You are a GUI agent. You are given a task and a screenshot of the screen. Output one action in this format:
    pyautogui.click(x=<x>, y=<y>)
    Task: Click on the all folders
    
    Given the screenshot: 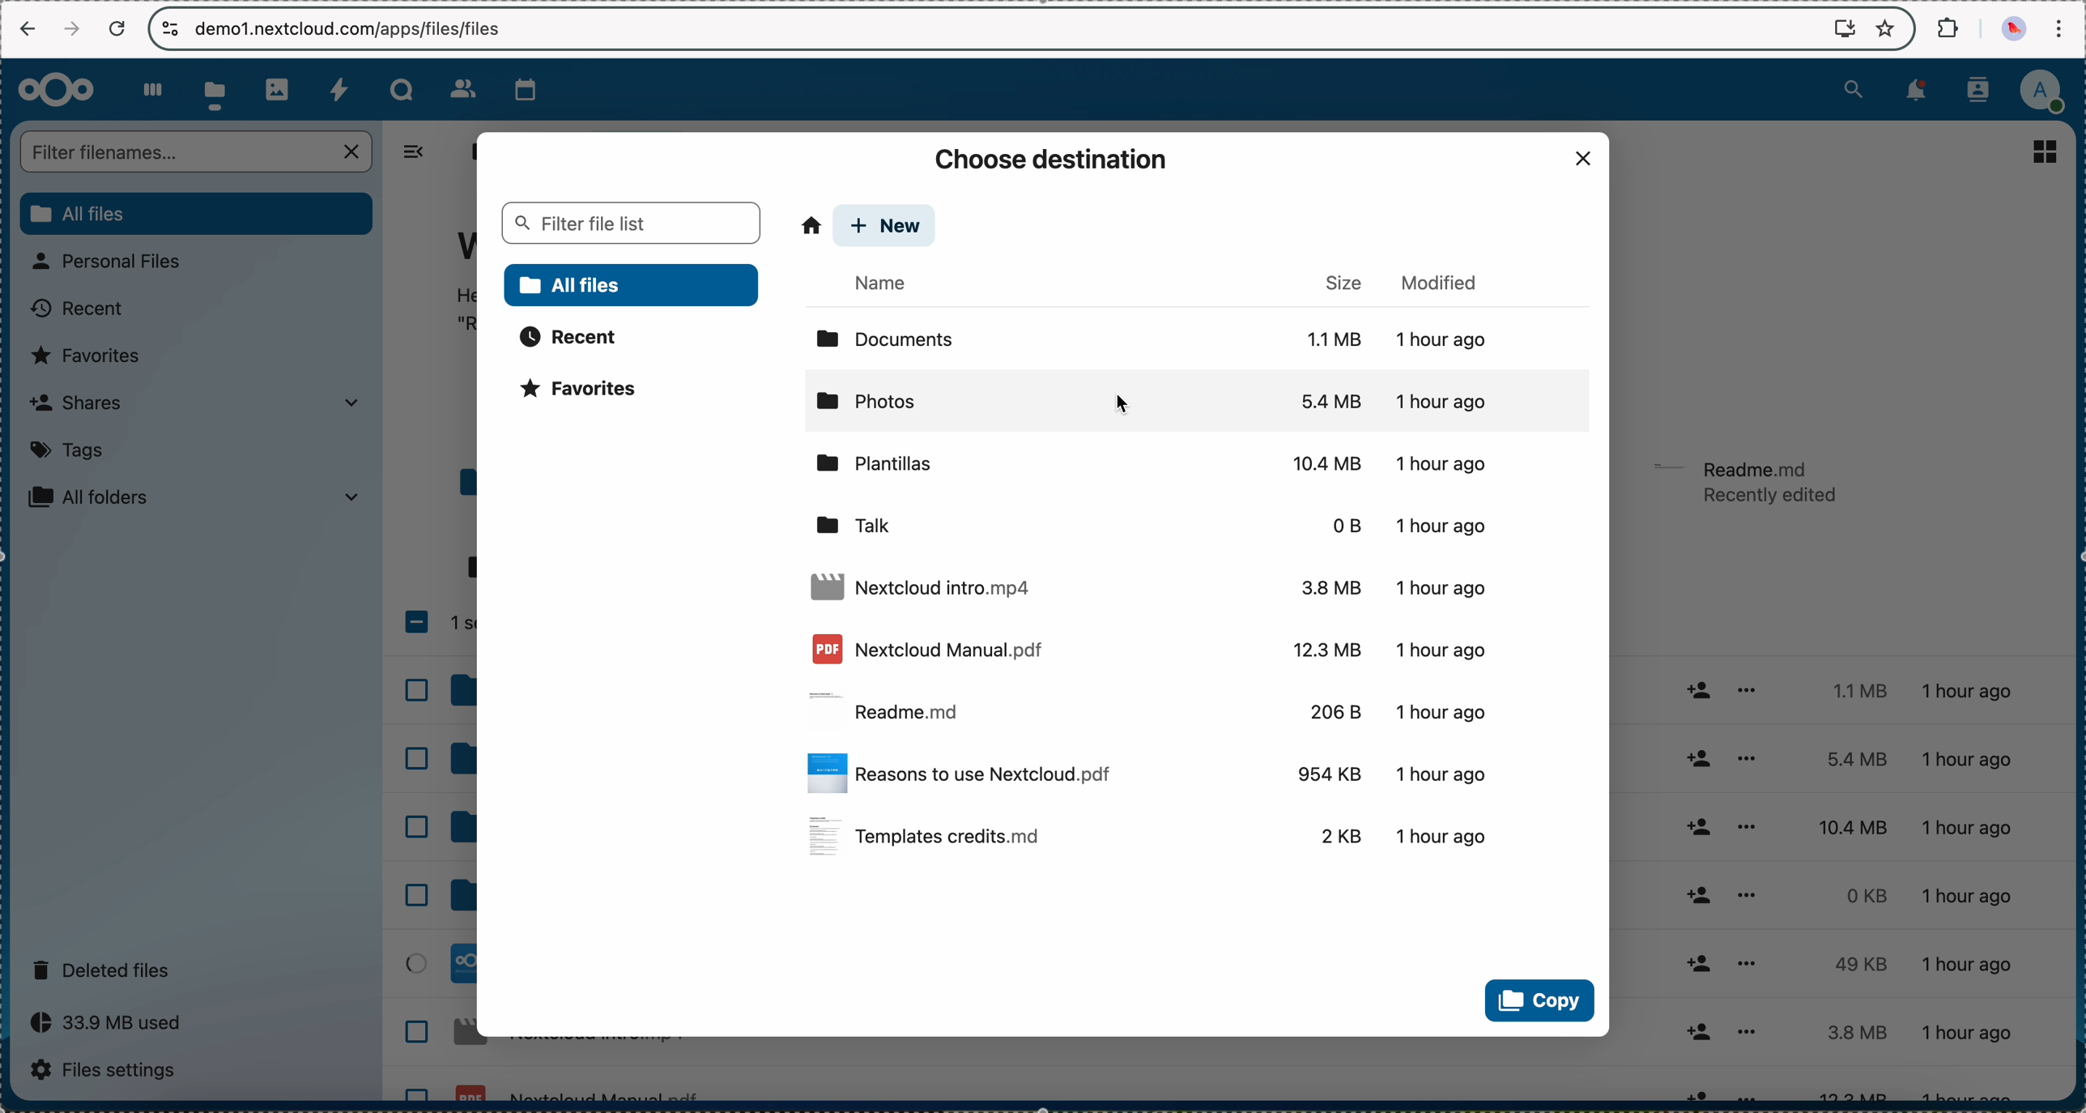 What is the action you would take?
    pyautogui.click(x=195, y=499)
    